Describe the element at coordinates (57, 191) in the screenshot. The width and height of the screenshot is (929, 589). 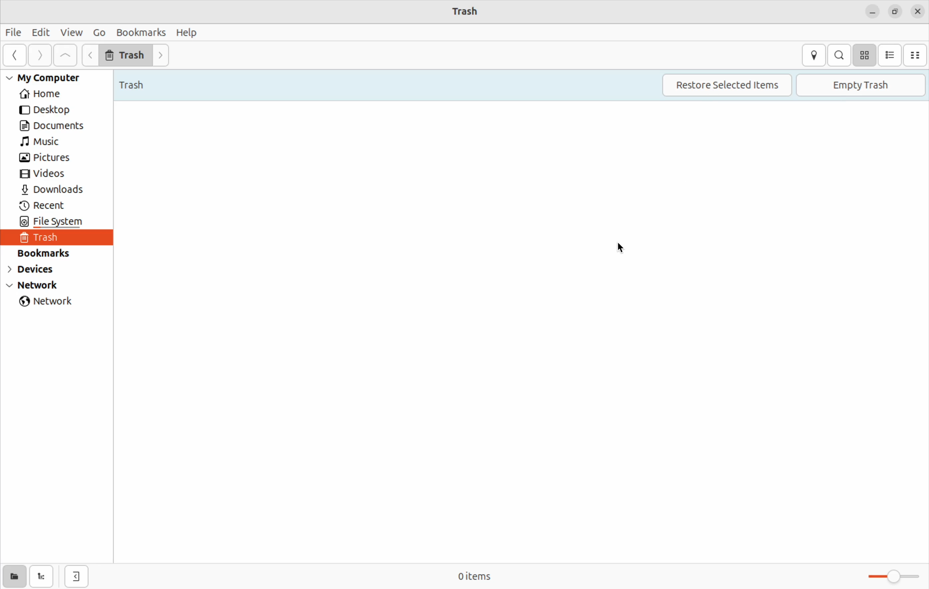
I see `downlaods` at that location.